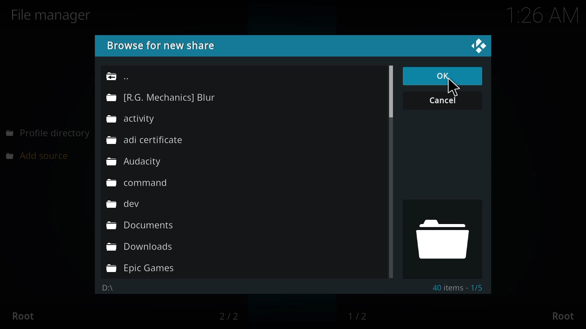  What do you see at coordinates (48, 133) in the screenshot?
I see `profile directory` at bounding box center [48, 133].